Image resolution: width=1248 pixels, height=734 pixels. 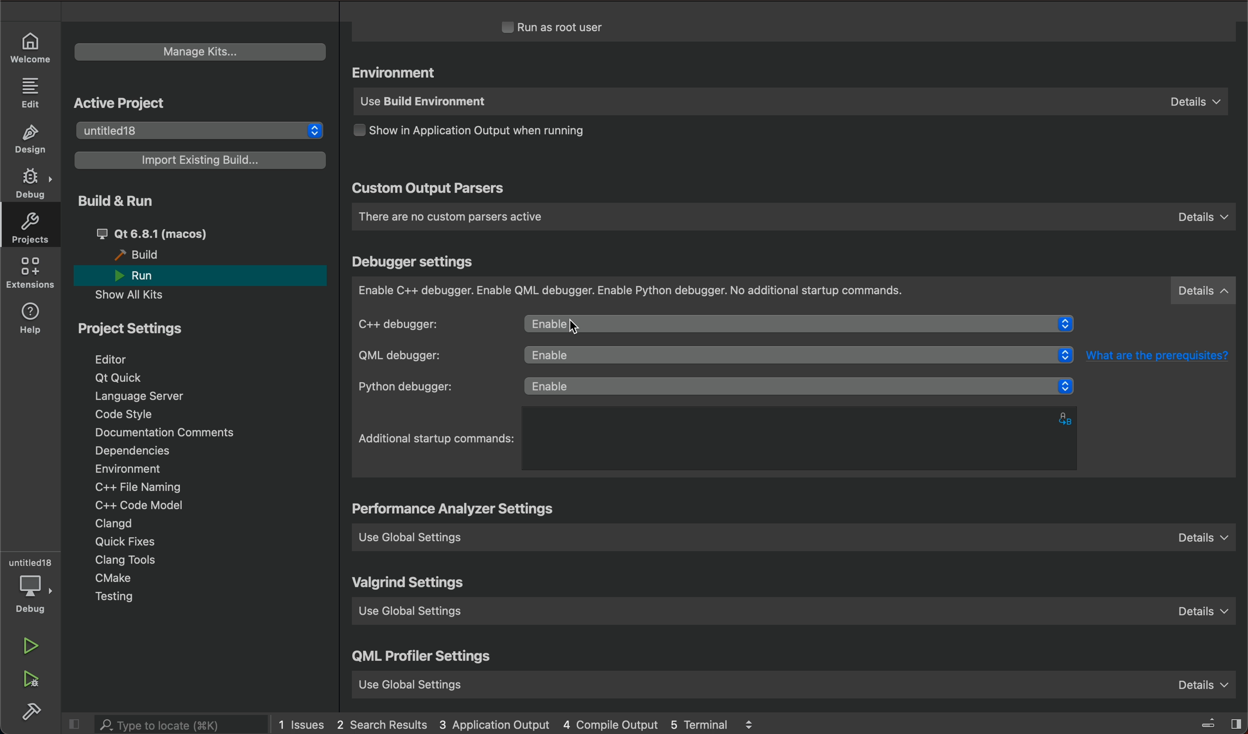 What do you see at coordinates (397, 73) in the screenshot?
I see `environment` at bounding box center [397, 73].